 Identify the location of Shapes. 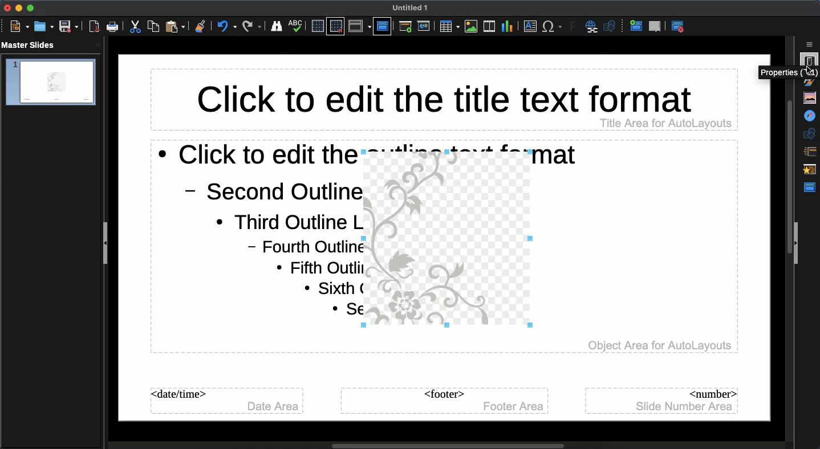
(811, 133).